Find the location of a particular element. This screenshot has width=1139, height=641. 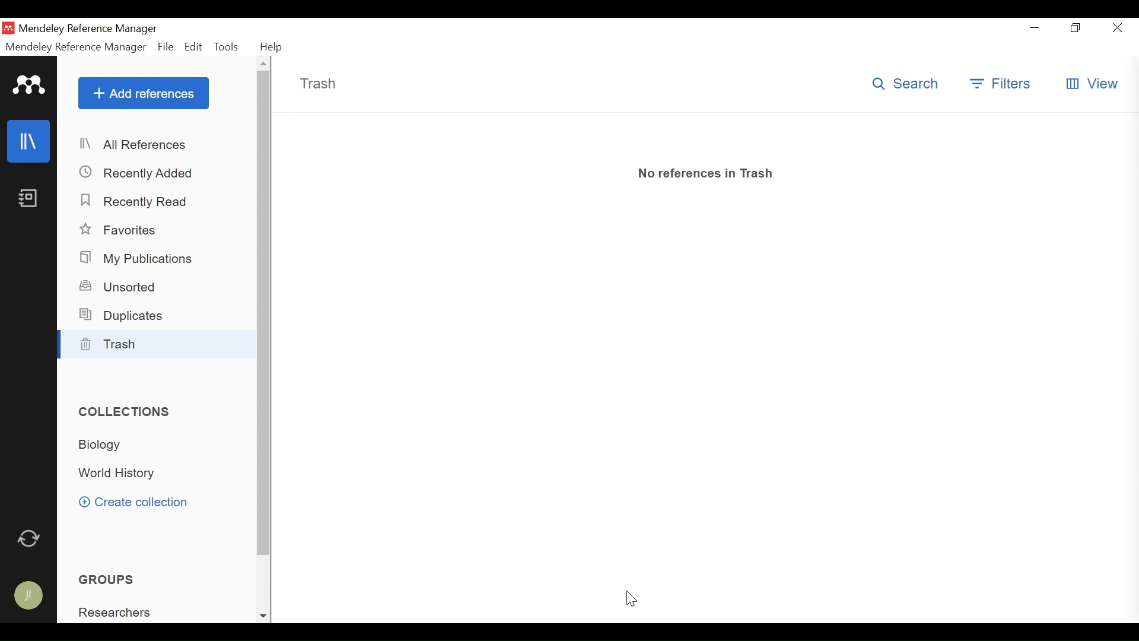

Recently Read is located at coordinates (135, 202).